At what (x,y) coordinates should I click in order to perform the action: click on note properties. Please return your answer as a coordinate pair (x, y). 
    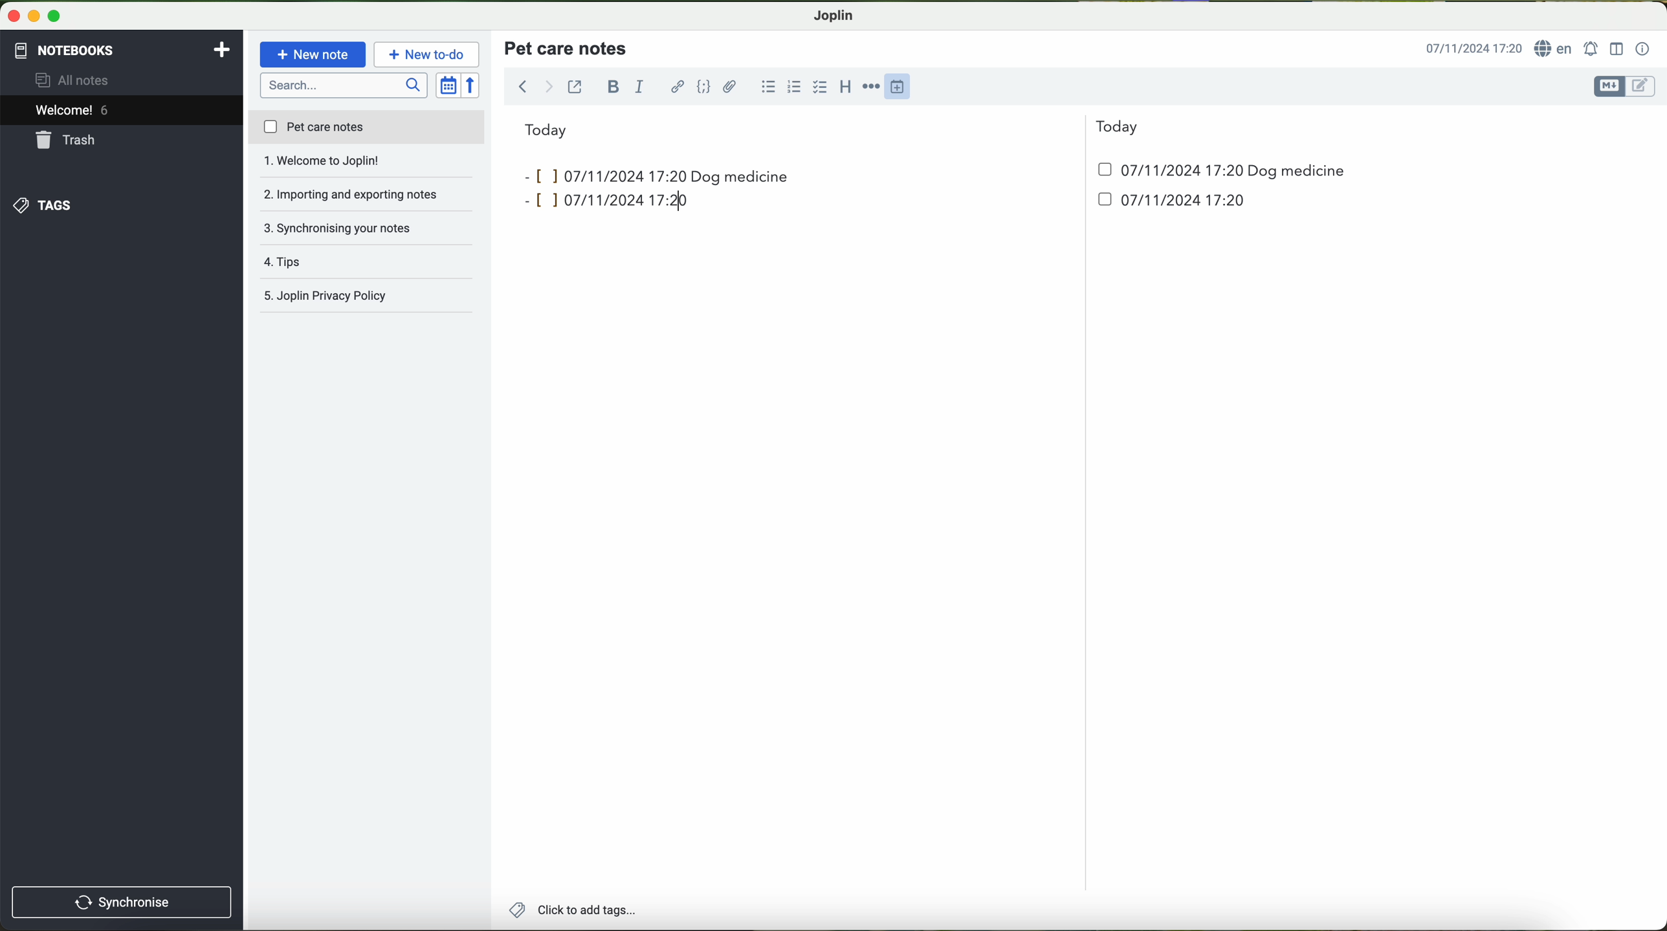
    Looking at the image, I should click on (1643, 49).